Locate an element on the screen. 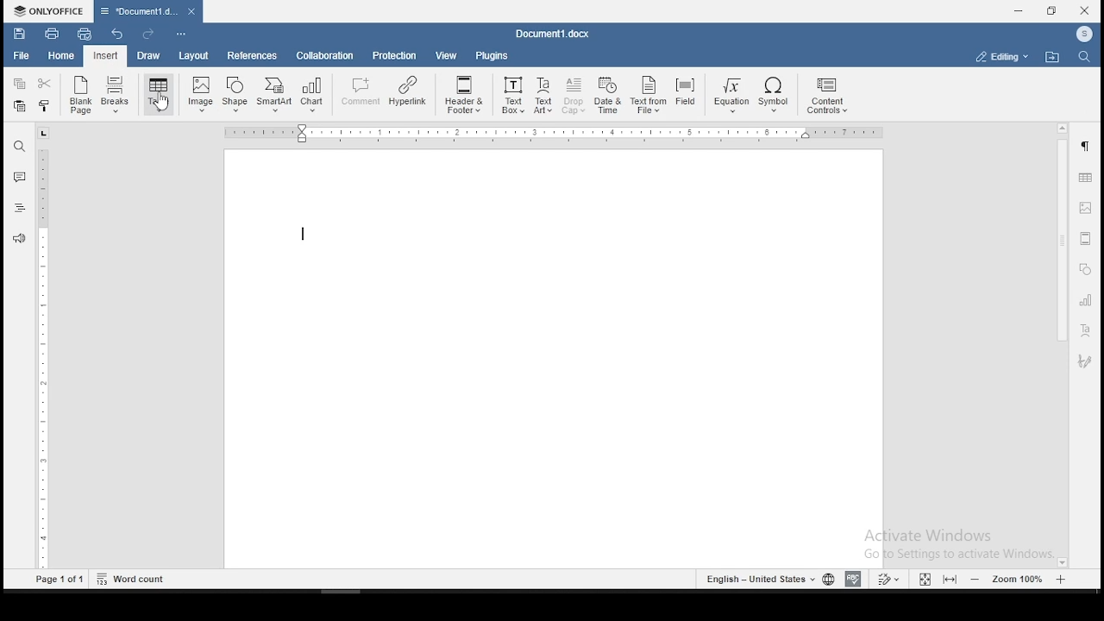 The image size is (1104, 621). blank page is located at coordinates (78, 97).